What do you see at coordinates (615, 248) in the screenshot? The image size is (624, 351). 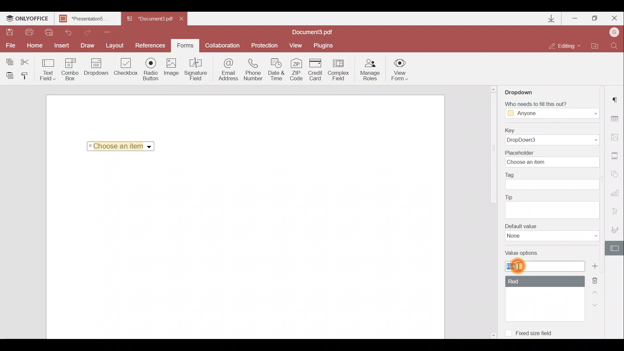 I see `Form settings` at bounding box center [615, 248].